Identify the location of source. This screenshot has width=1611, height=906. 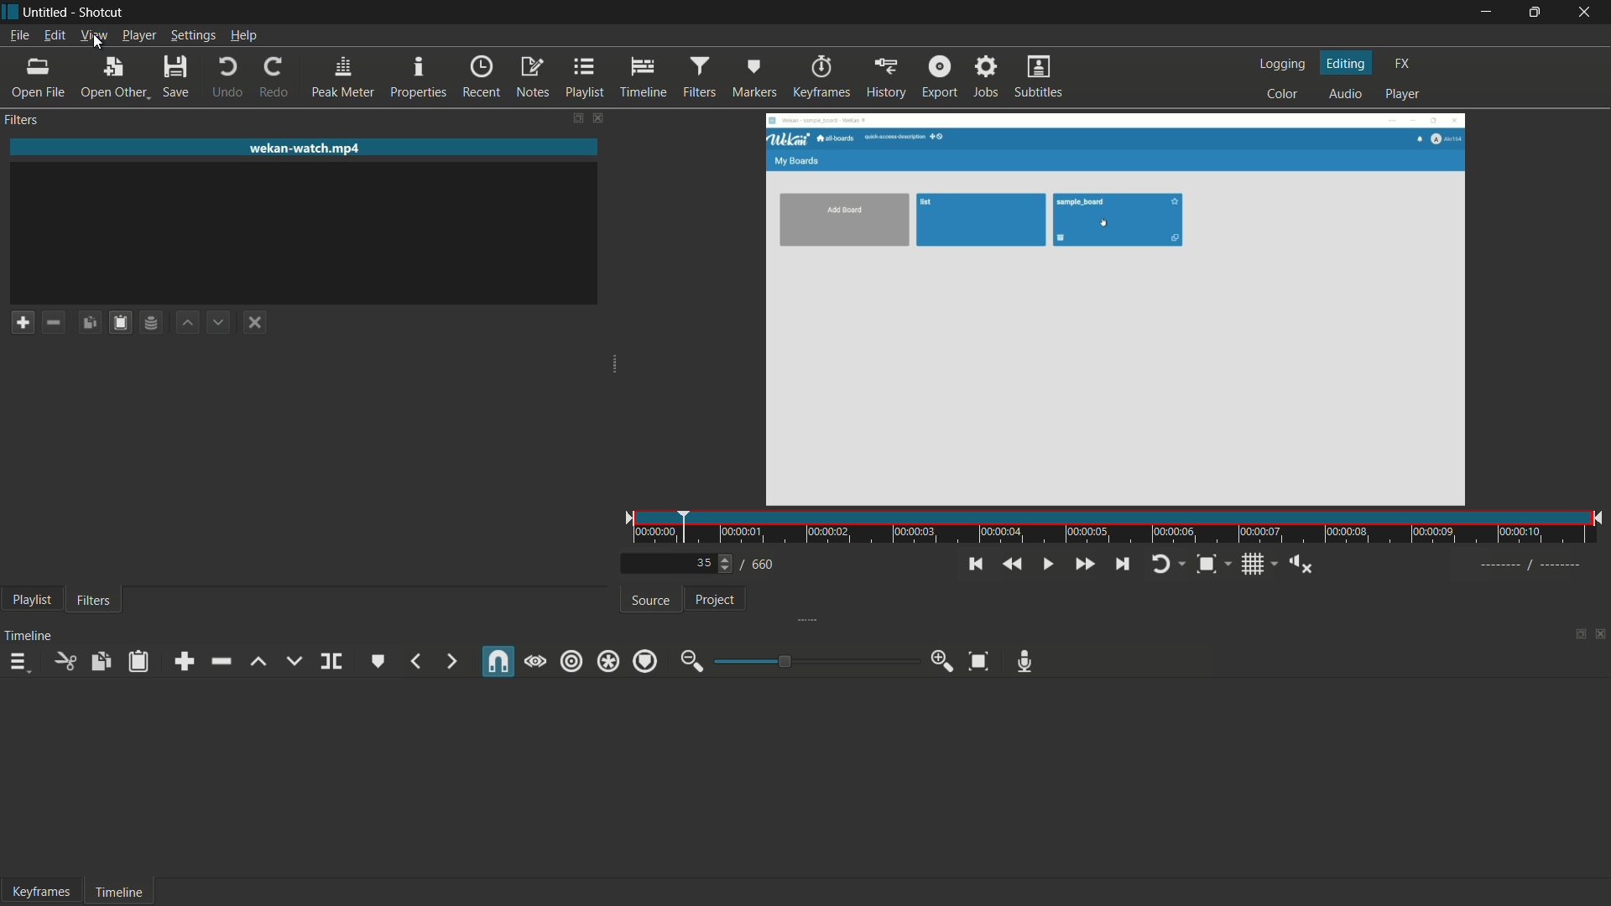
(652, 601).